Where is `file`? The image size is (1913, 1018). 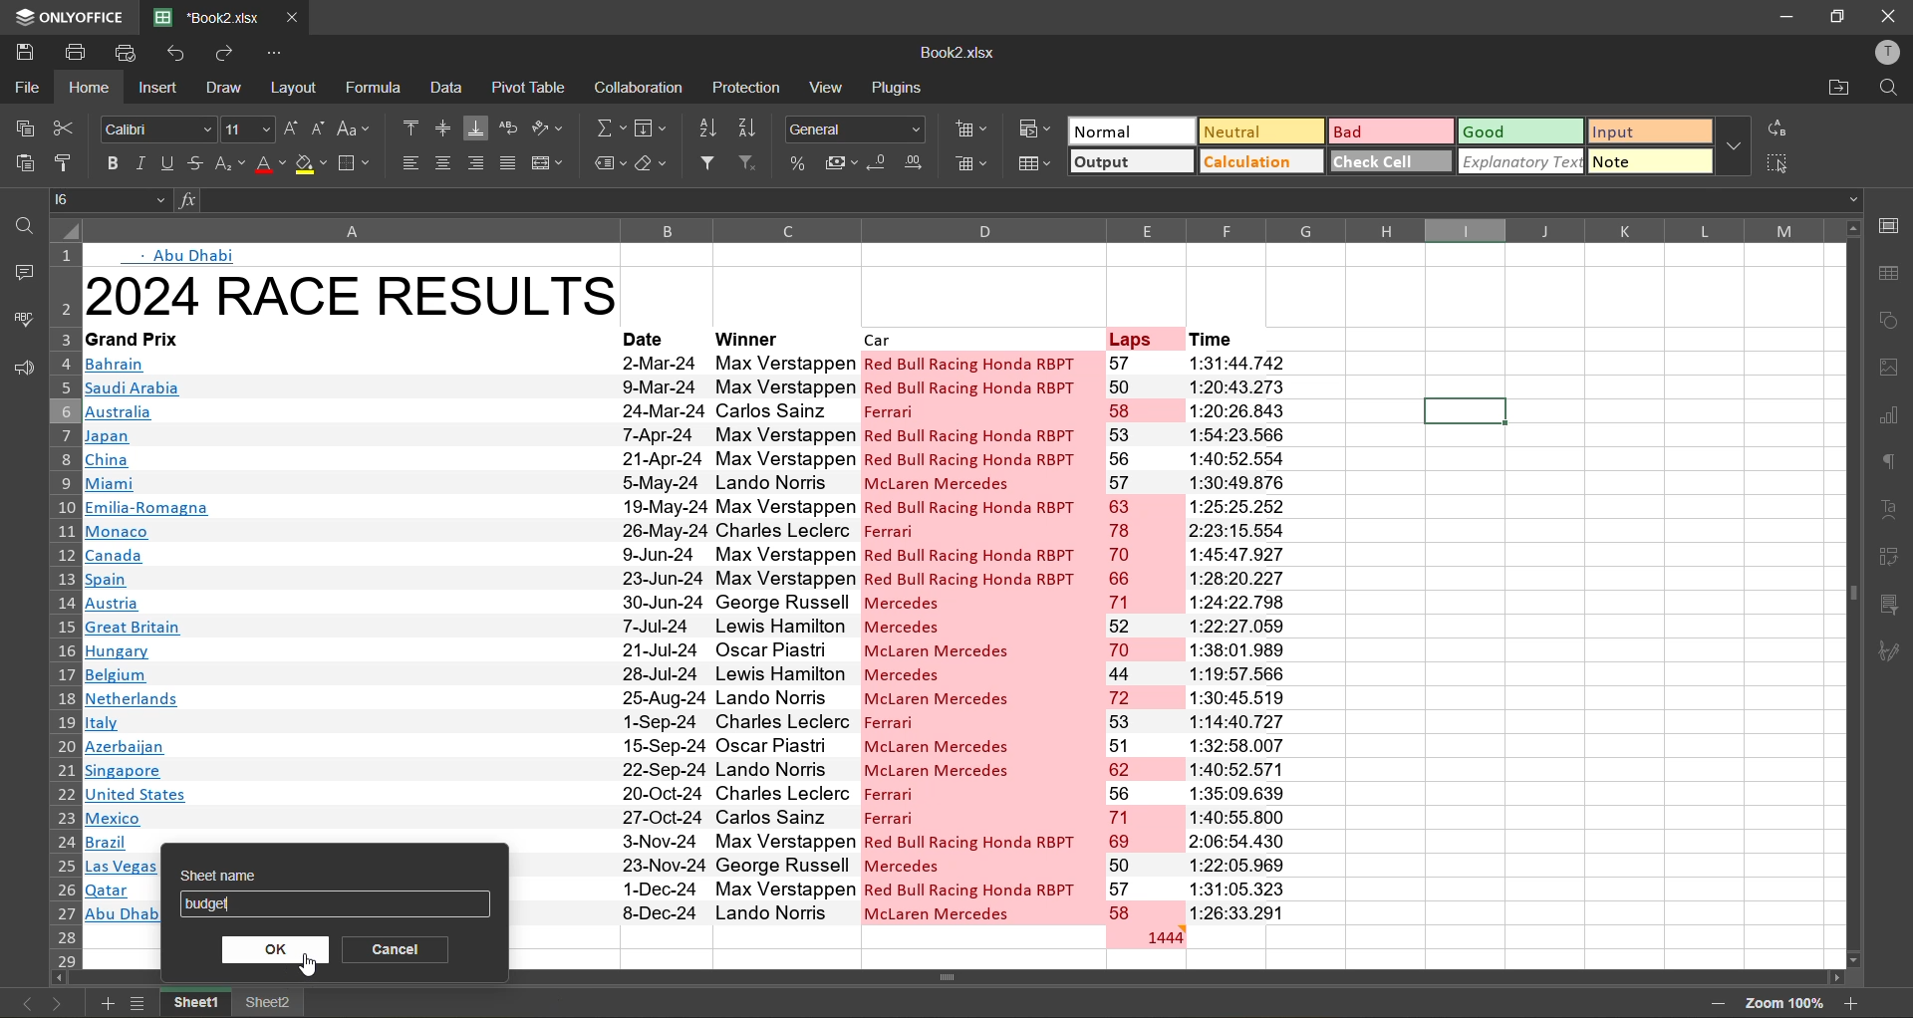
file is located at coordinates (25, 86).